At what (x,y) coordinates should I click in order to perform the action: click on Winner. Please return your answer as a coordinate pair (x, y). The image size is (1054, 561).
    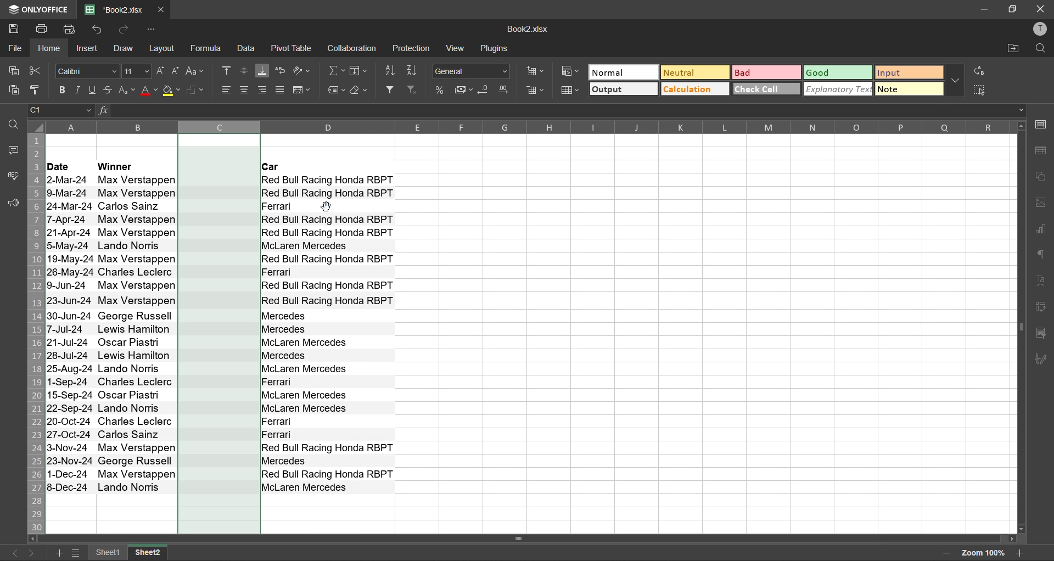
    Looking at the image, I should click on (135, 165).